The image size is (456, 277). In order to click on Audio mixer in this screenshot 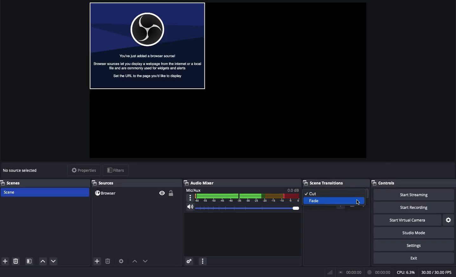, I will do `click(200, 183)`.